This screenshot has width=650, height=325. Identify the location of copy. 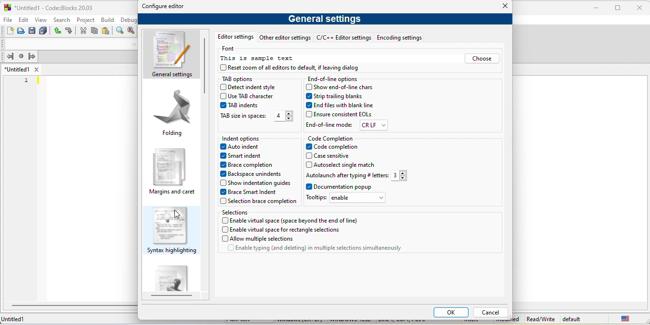
(94, 30).